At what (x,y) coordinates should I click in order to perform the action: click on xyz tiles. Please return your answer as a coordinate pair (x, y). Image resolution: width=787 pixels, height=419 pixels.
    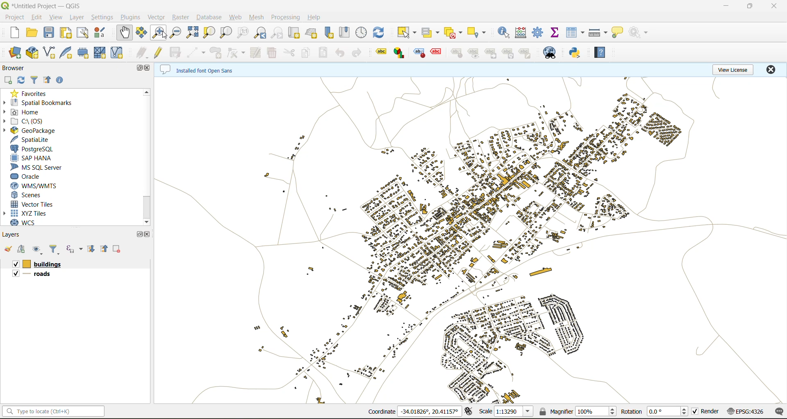
    Looking at the image, I should click on (34, 213).